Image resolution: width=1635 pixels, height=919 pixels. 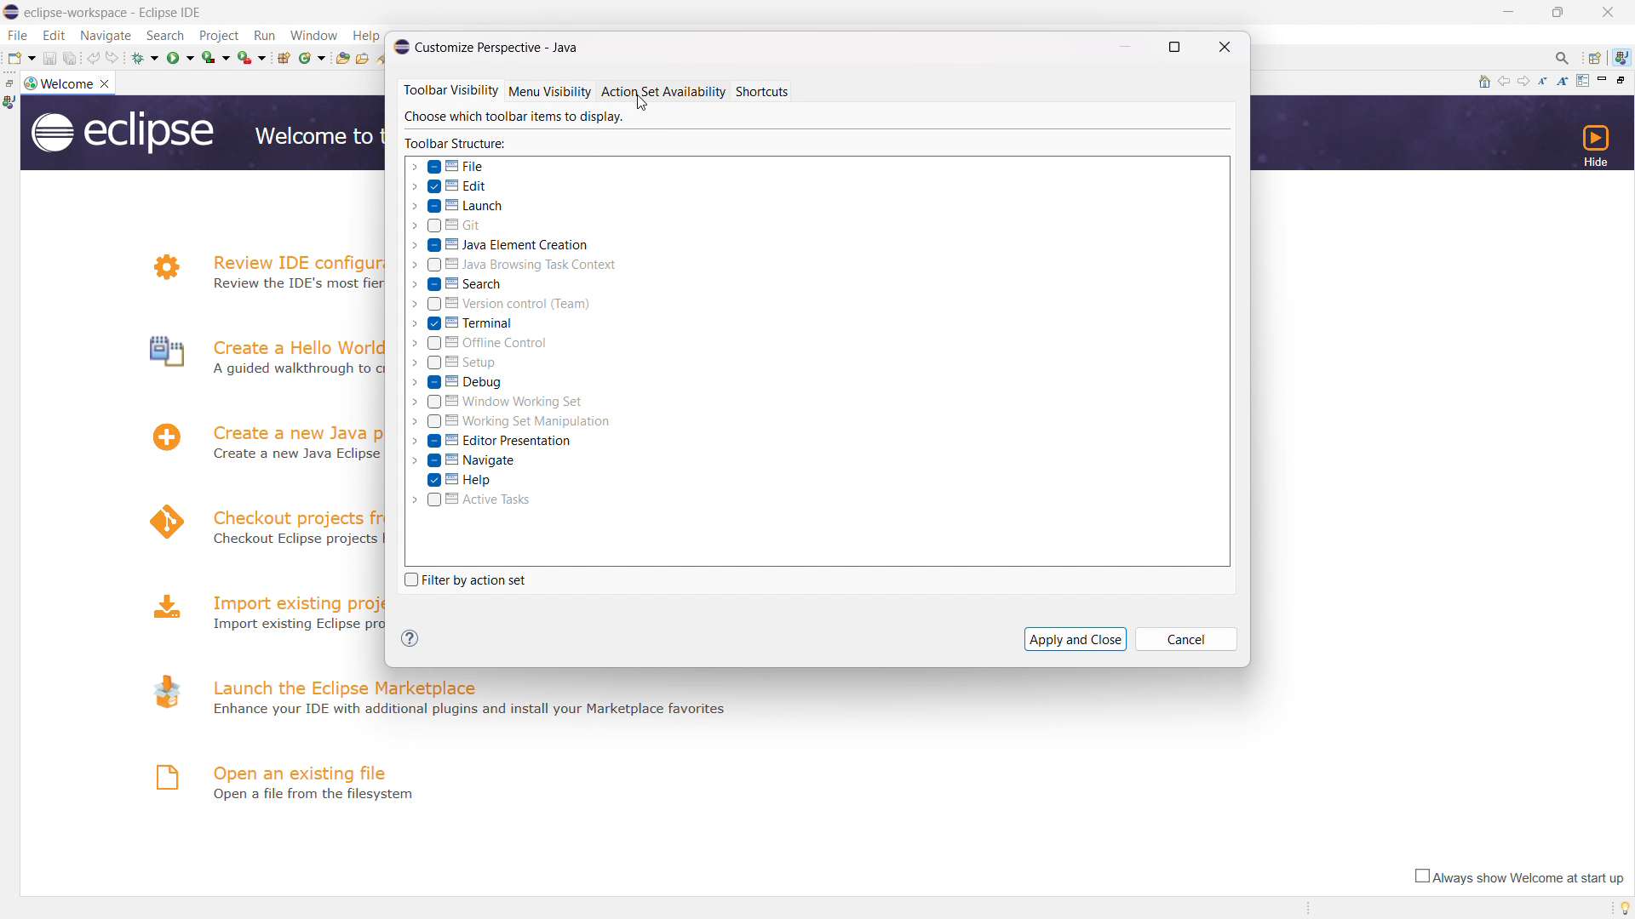 What do you see at coordinates (144, 58) in the screenshot?
I see `debug` at bounding box center [144, 58].